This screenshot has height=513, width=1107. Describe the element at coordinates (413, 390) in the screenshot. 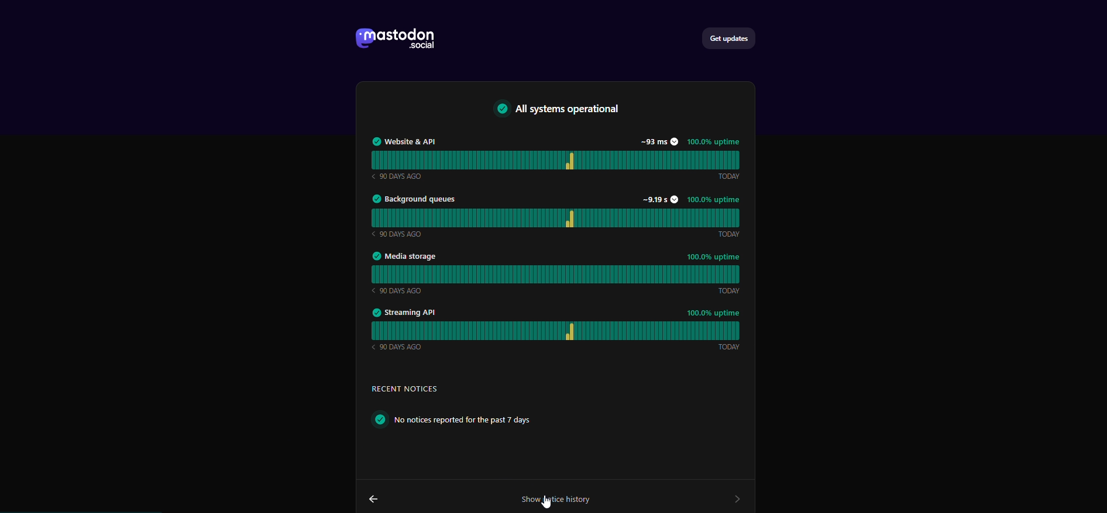

I see `recent notices` at that location.